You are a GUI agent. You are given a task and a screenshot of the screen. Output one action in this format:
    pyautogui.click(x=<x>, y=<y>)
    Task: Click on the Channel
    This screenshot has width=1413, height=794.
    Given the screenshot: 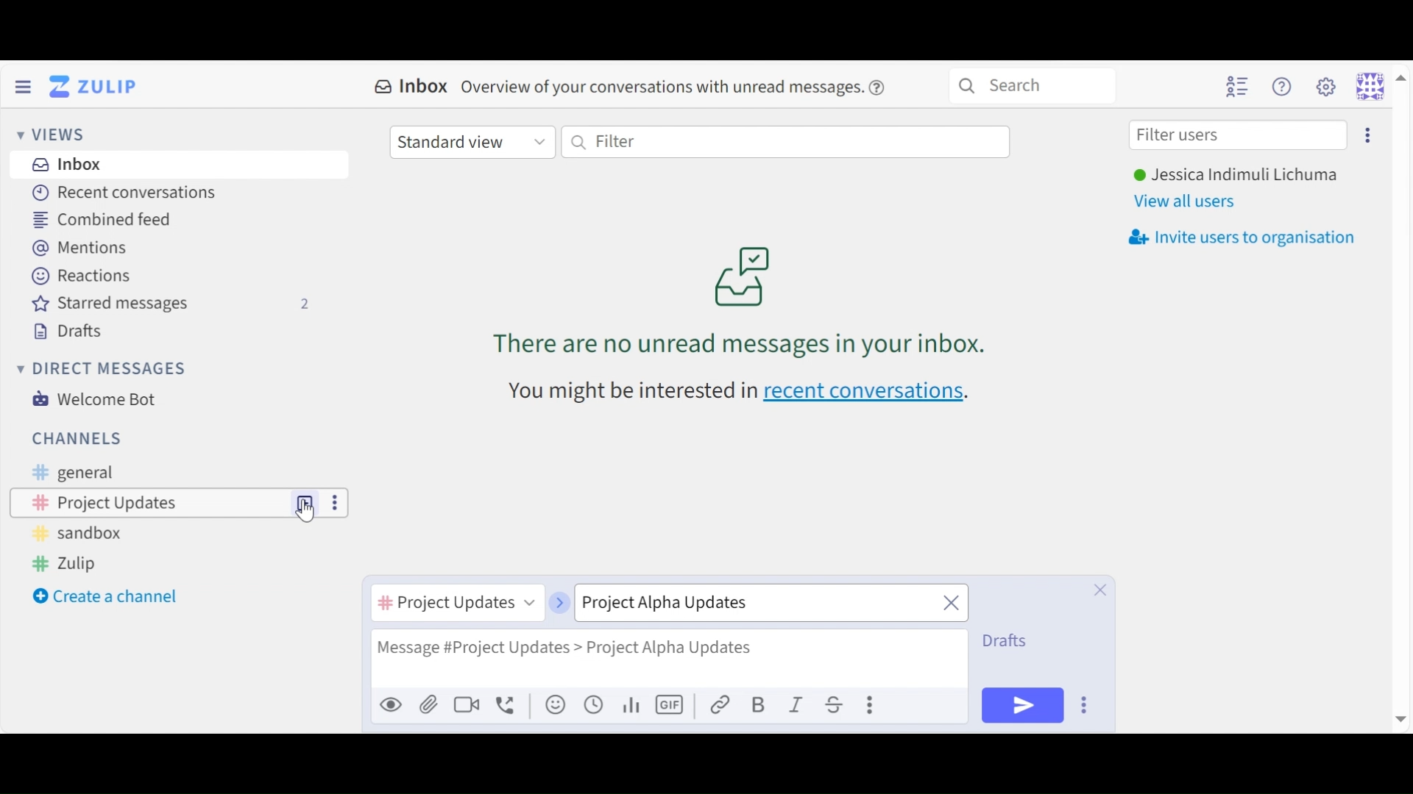 What is the action you would take?
    pyautogui.click(x=151, y=502)
    